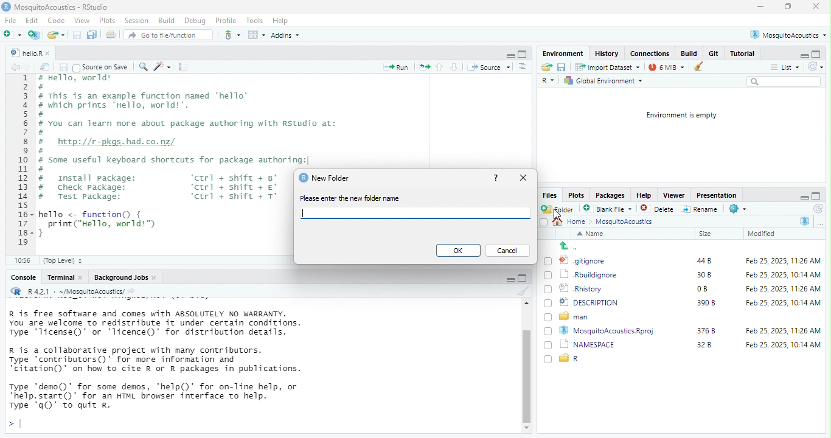 This screenshot has height=438, width=831. I want to click on print the current file, so click(111, 35).